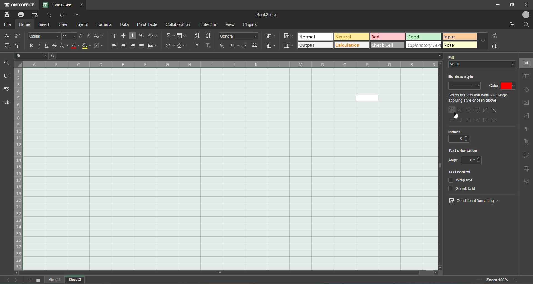  I want to click on column names, so click(233, 64).